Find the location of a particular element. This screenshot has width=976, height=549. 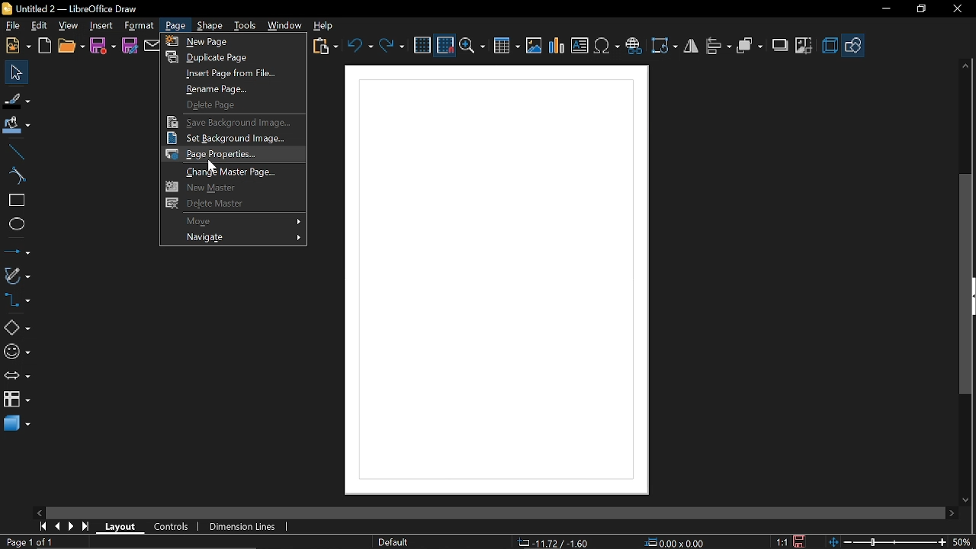

Go to first page is located at coordinates (44, 527).